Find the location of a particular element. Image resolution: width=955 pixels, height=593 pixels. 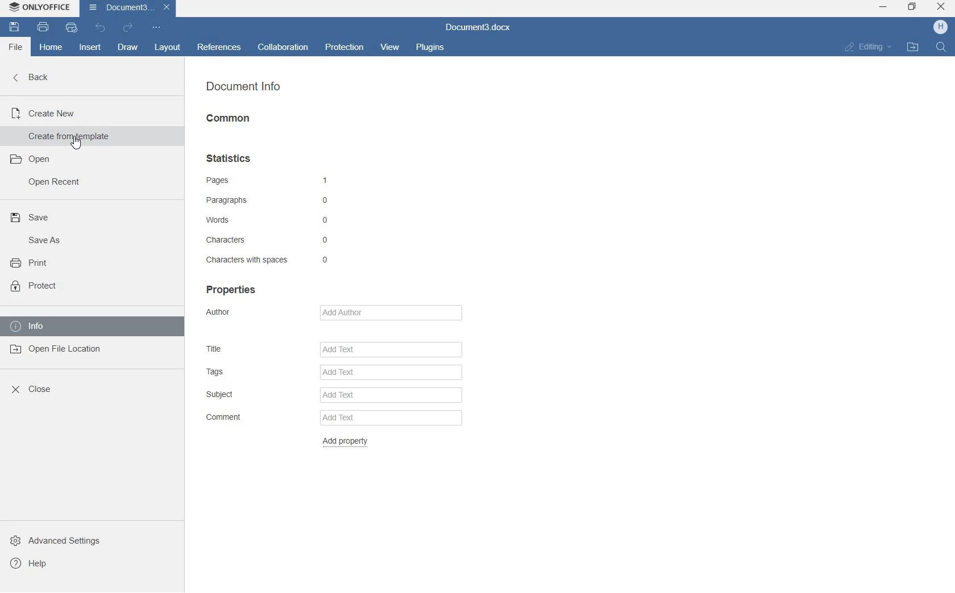

plugins is located at coordinates (431, 47).